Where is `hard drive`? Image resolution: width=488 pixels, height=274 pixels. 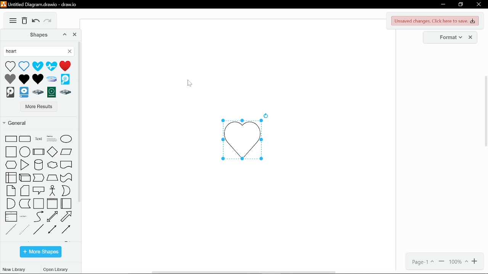
hard drive is located at coordinates (23, 93).